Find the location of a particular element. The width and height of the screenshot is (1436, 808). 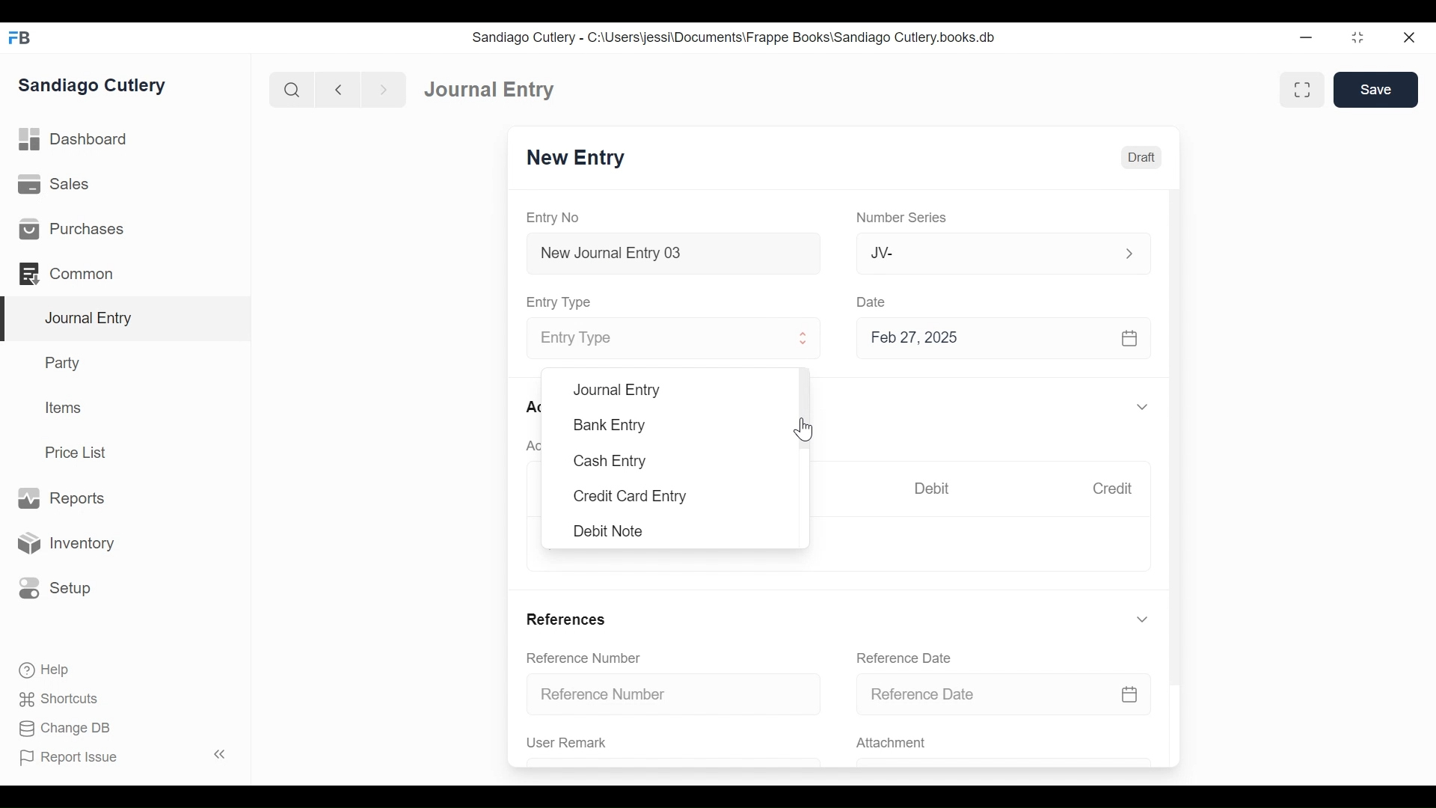

Feb 27, 2025 is located at coordinates (1001, 339).